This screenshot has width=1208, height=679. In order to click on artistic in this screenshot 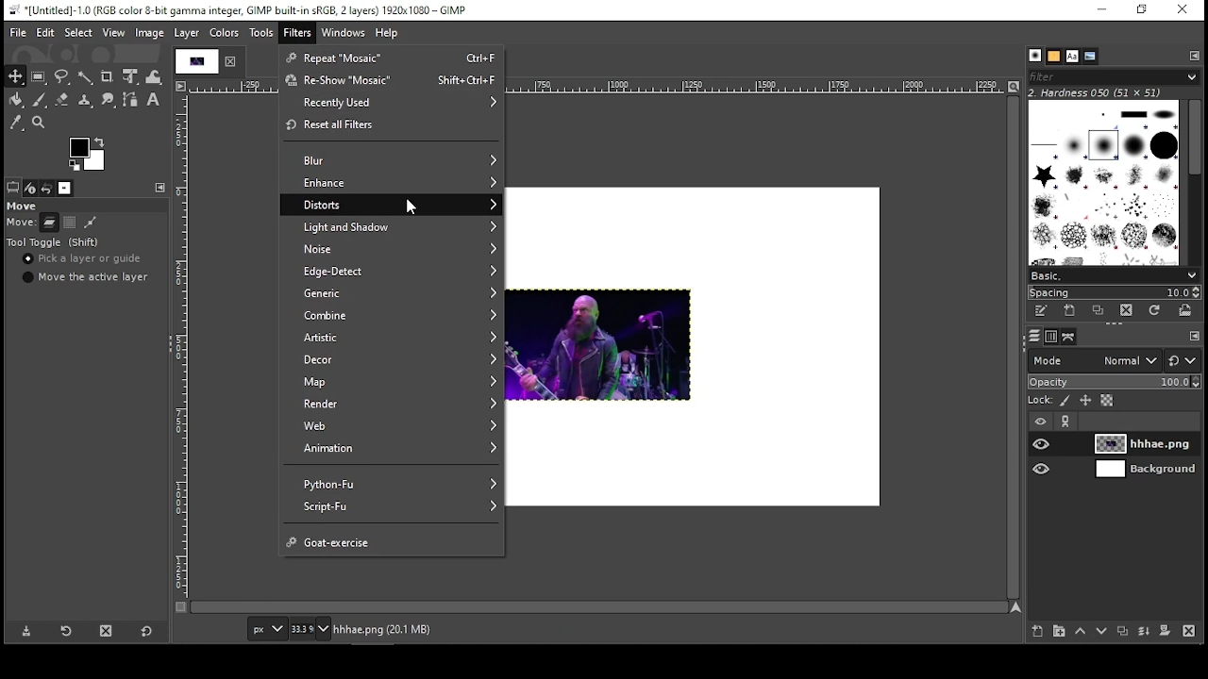, I will do `click(393, 337)`.